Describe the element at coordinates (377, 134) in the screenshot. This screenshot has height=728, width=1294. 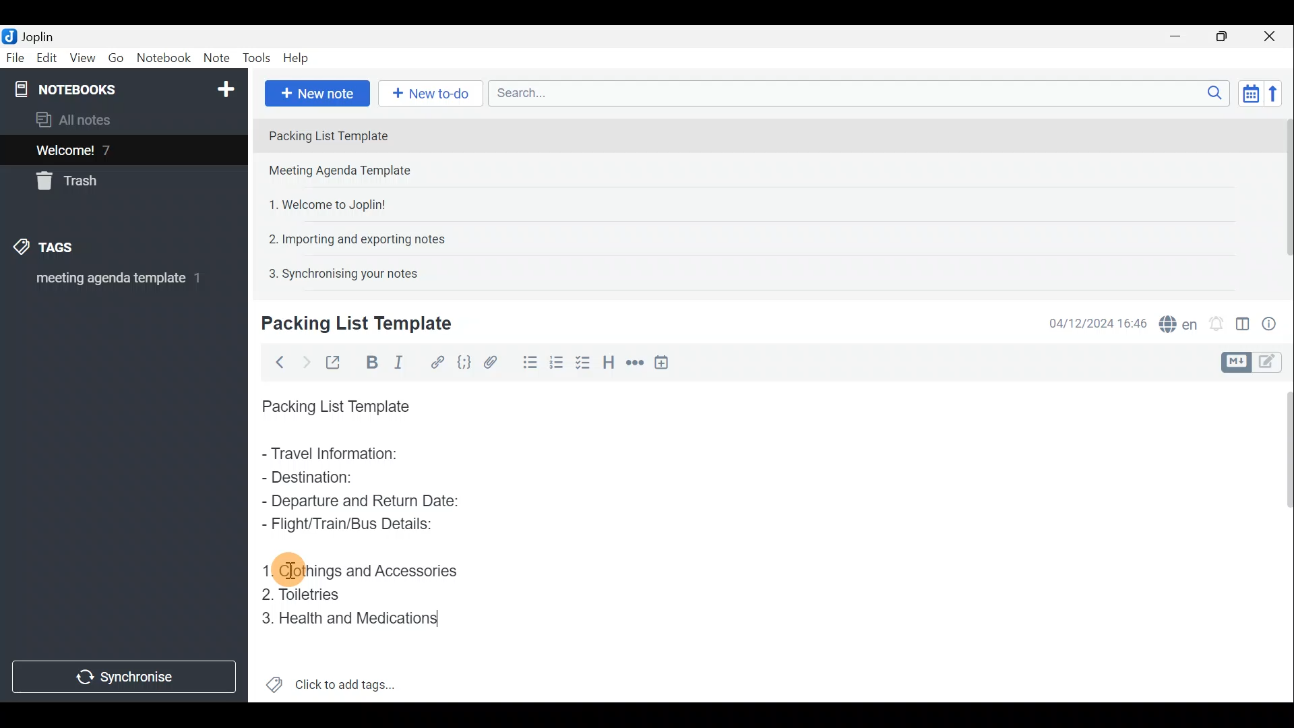
I see `Note 1` at that location.